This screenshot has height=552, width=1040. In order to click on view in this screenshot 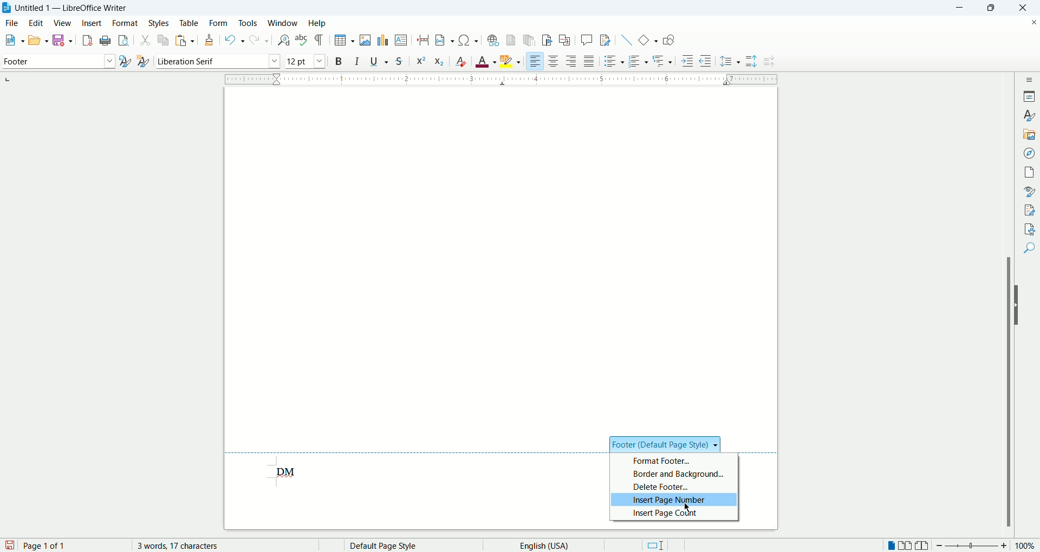, I will do `click(63, 23)`.